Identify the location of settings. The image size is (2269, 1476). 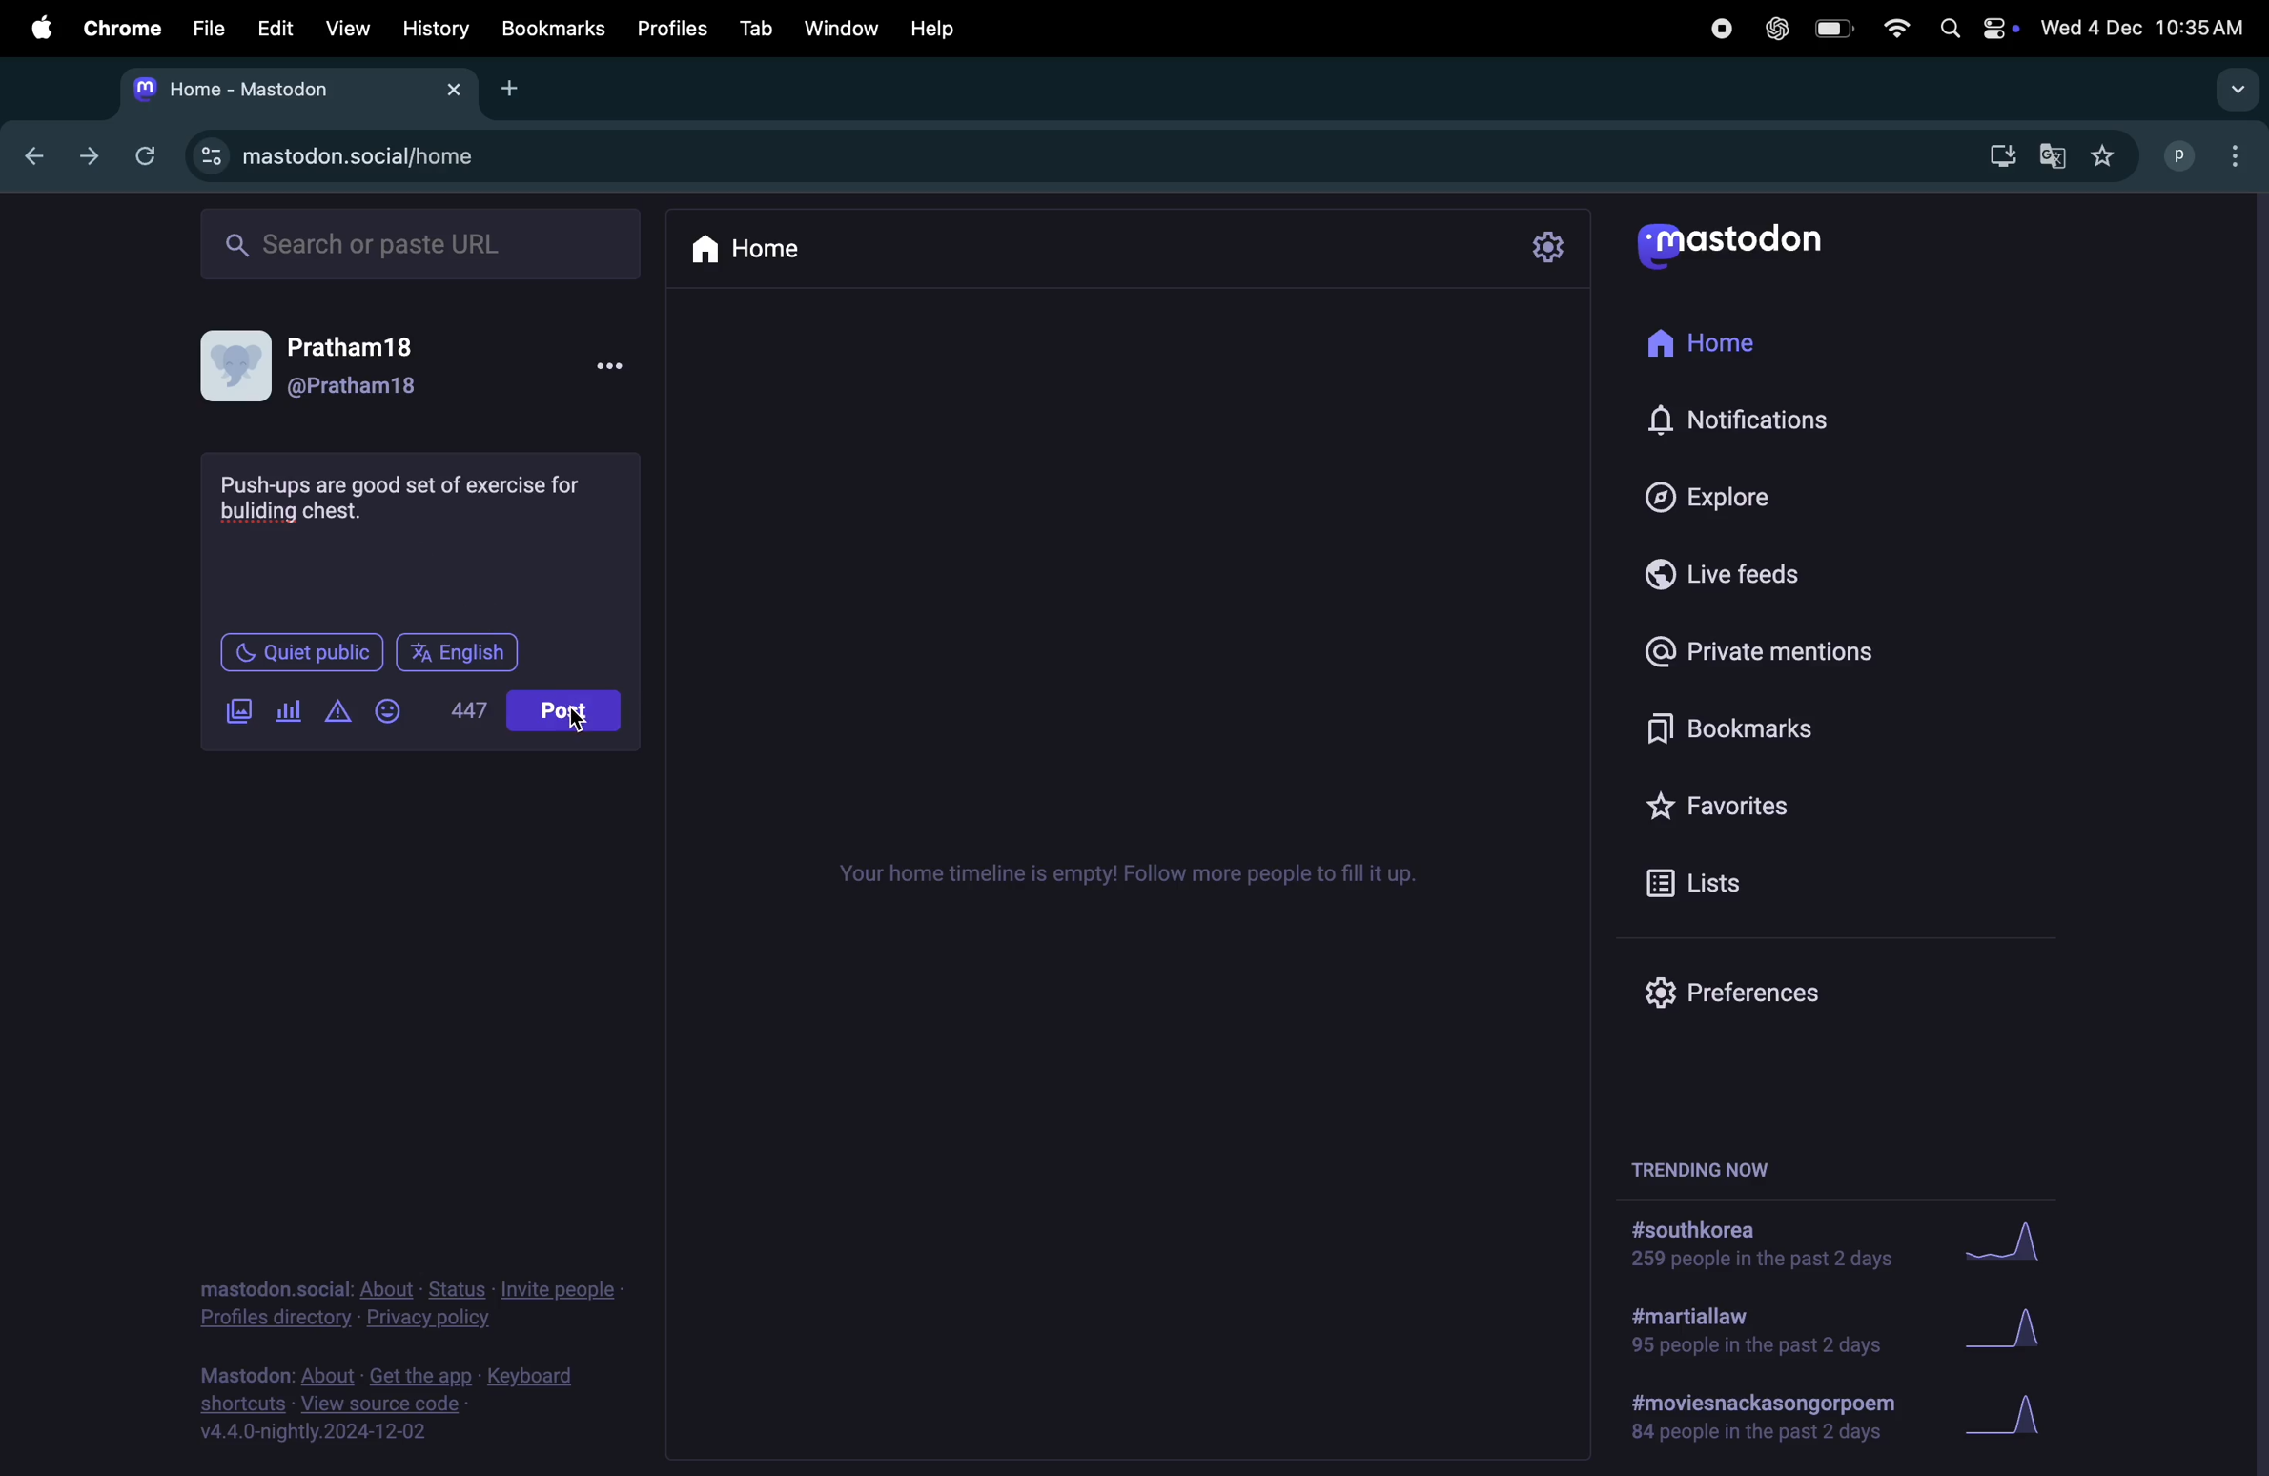
(1553, 247).